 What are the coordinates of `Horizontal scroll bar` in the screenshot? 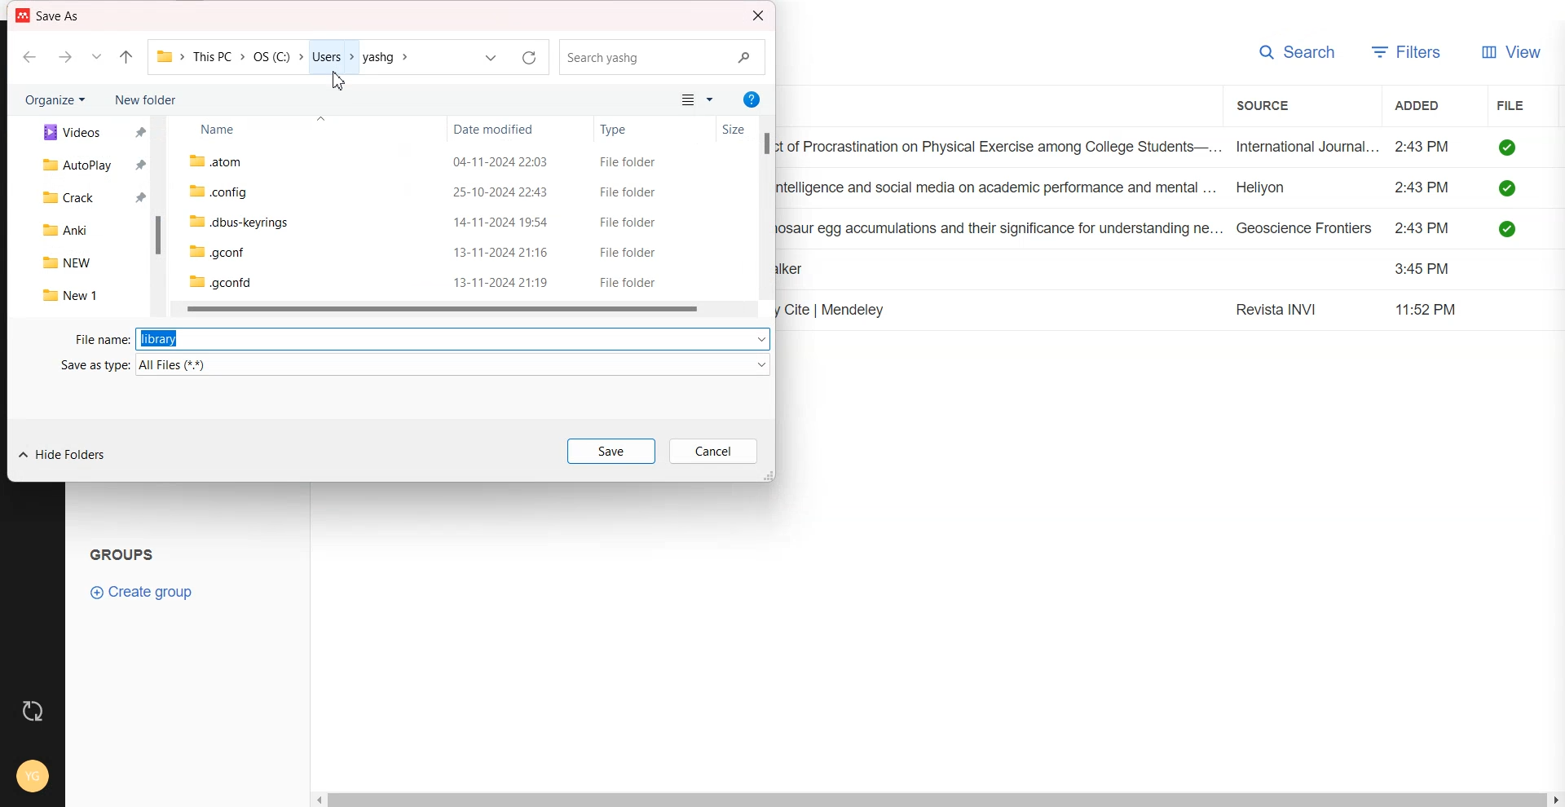 It's located at (464, 308).